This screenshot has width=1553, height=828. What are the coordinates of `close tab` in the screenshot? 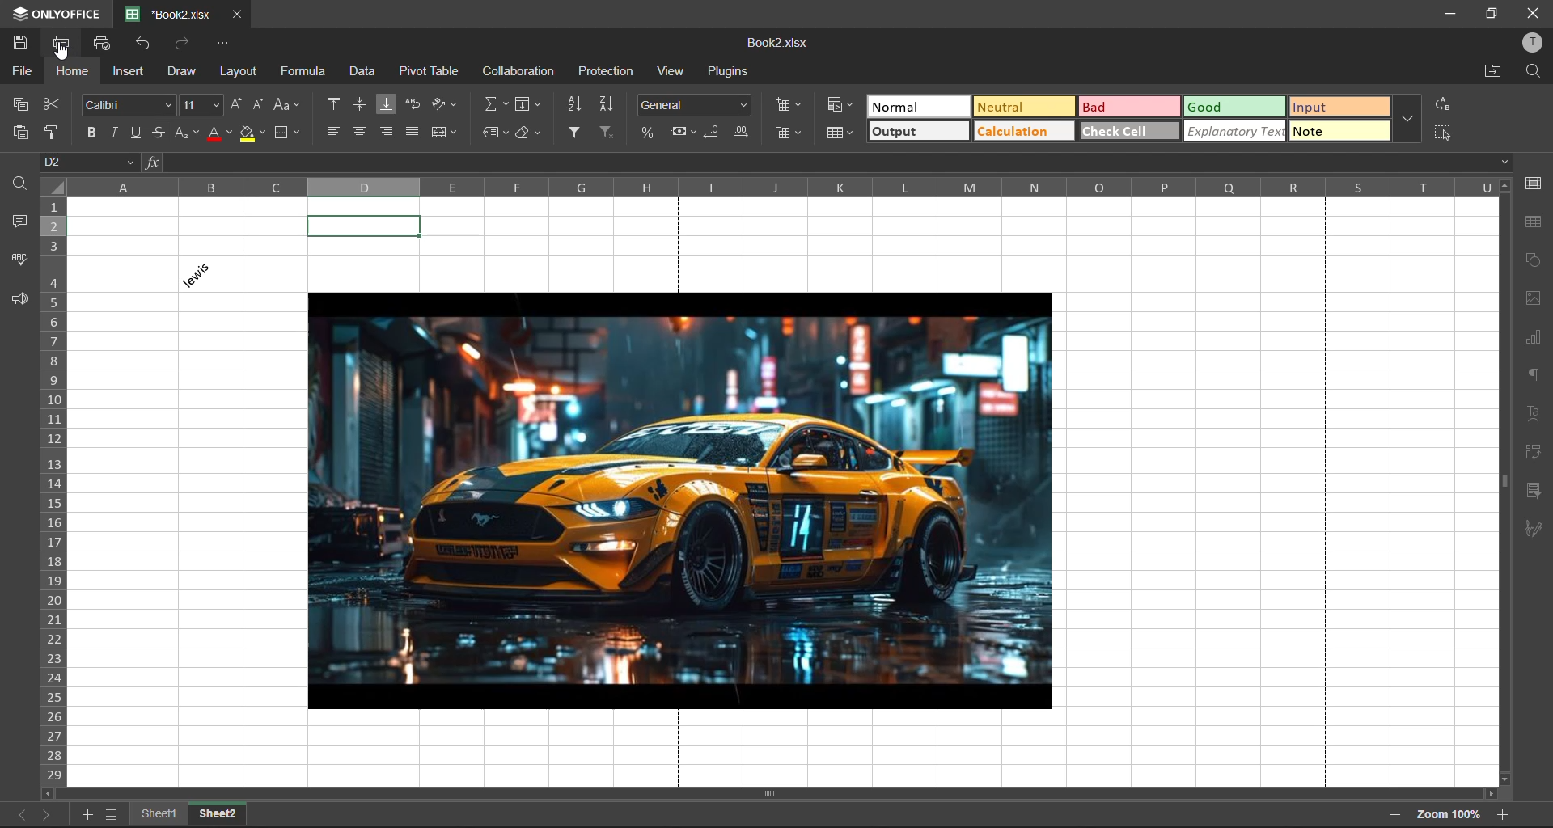 It's located at (235, 13).